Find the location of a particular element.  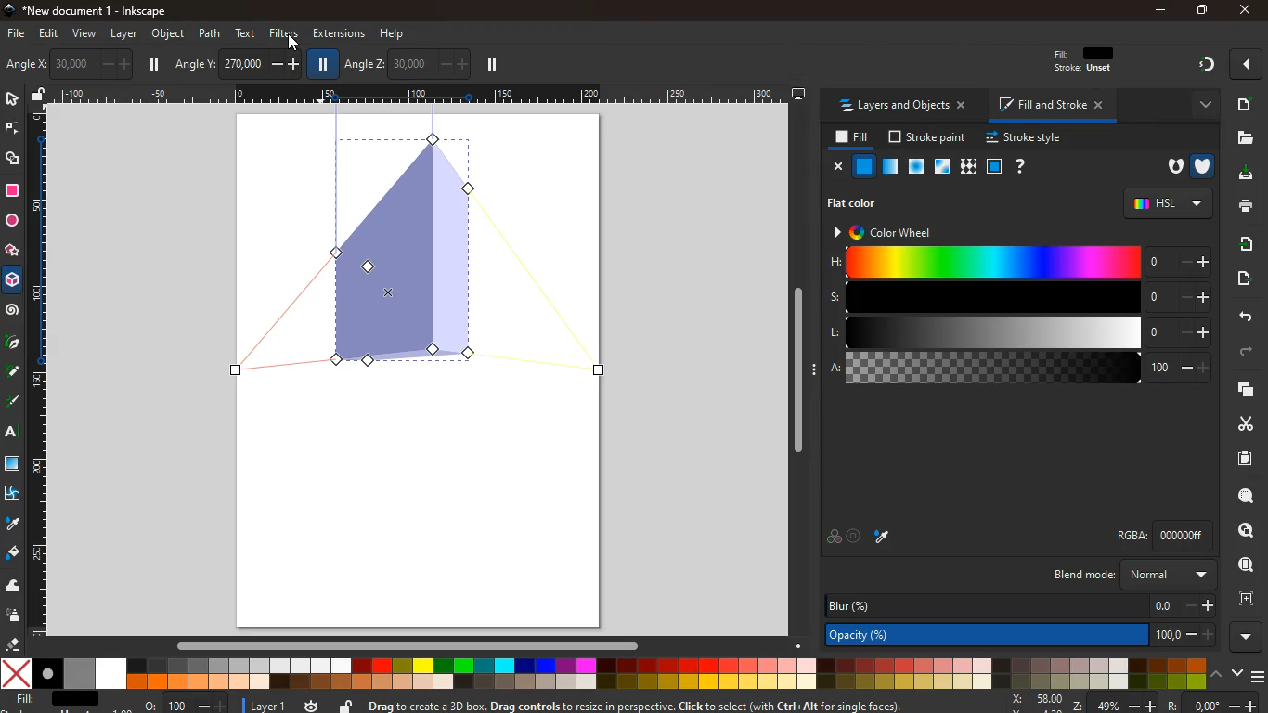

angle x is located at coordinates (83, 62).